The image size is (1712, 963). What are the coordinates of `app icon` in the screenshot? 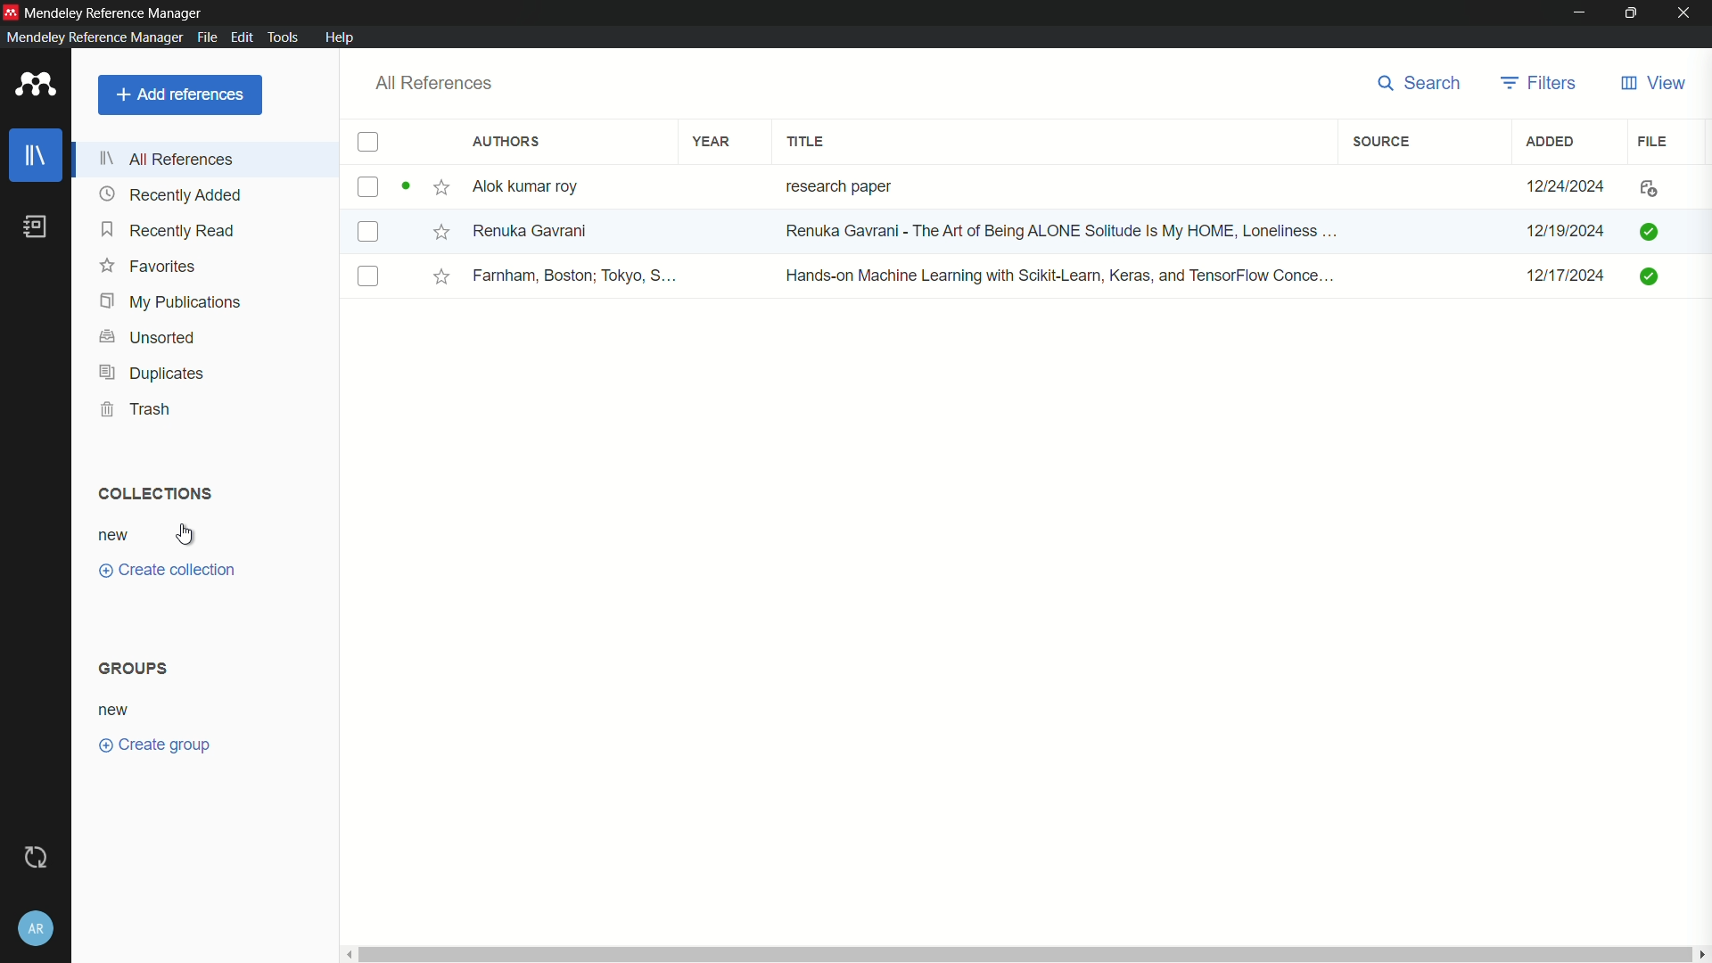 It's located at (36, 84).